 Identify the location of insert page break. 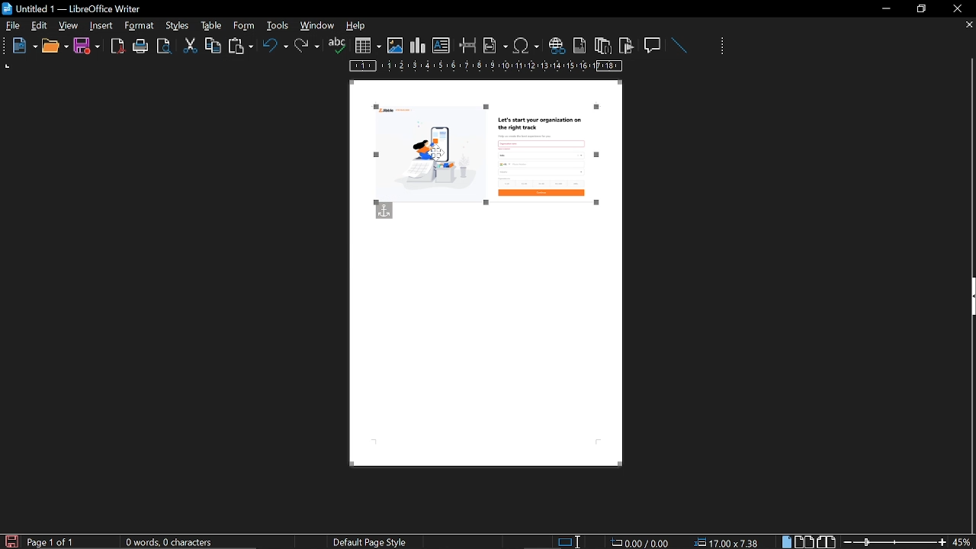
(468, 46).